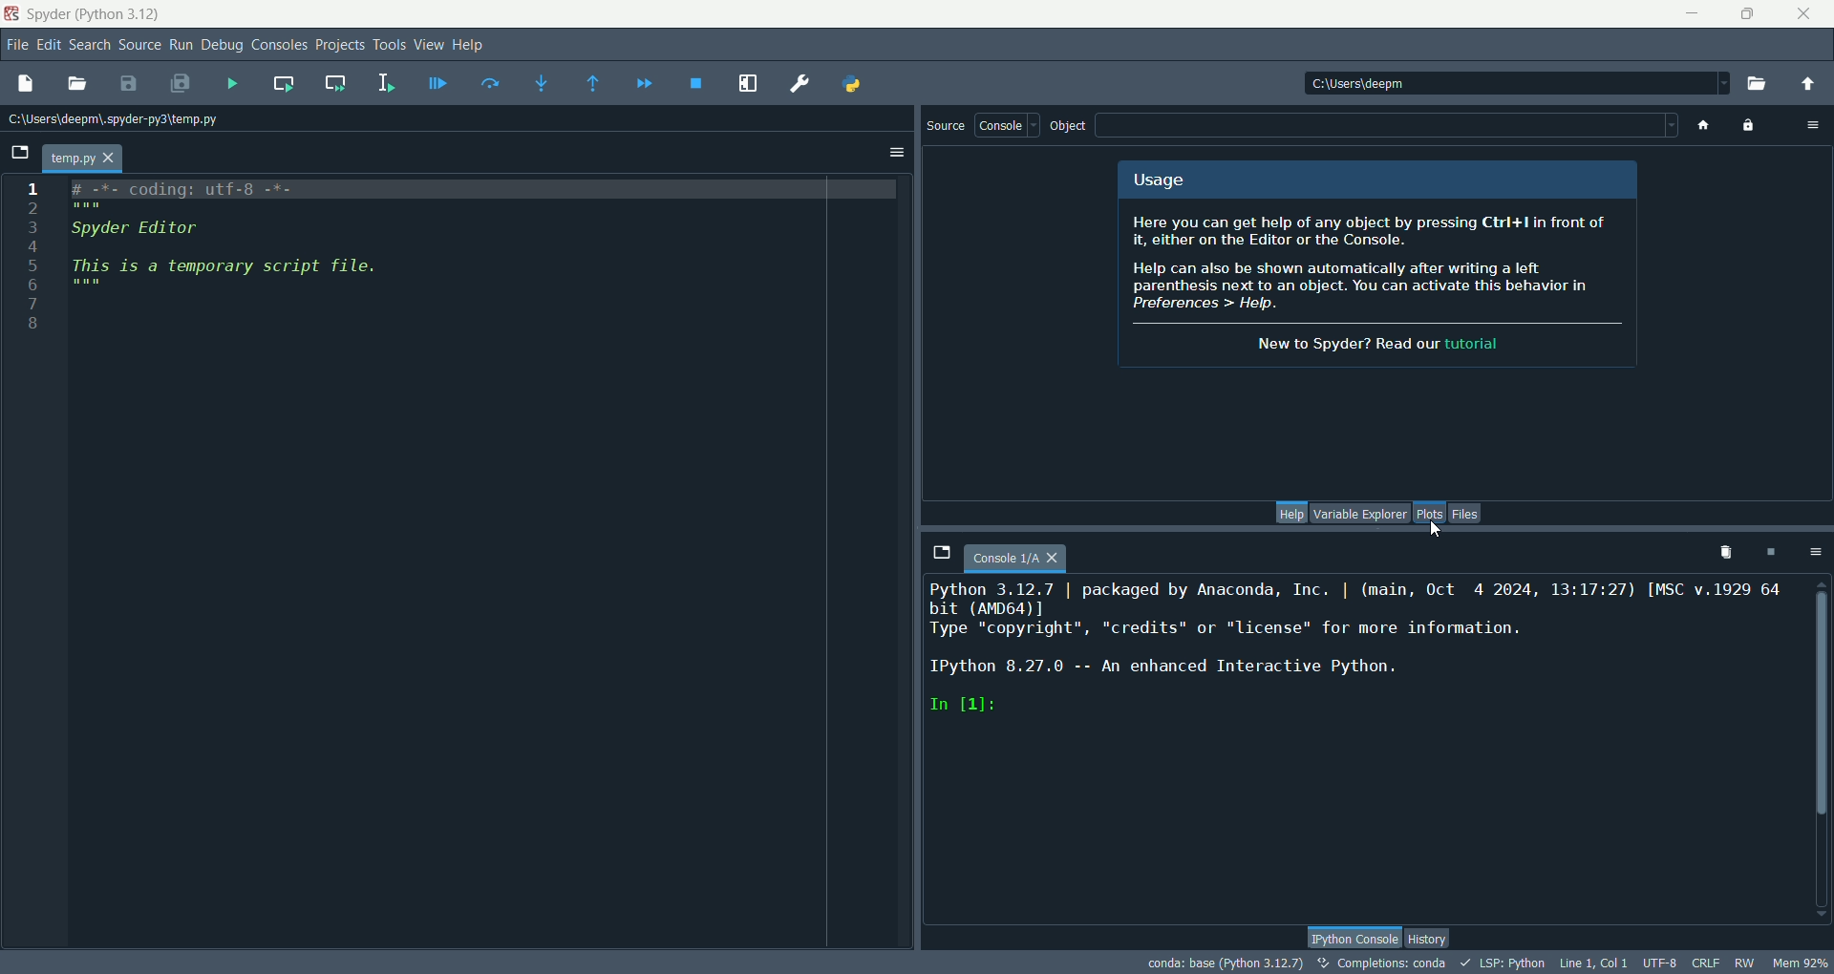 This screenshot has height=974, width=1834. I want to click on save all files, so click(181, 83).